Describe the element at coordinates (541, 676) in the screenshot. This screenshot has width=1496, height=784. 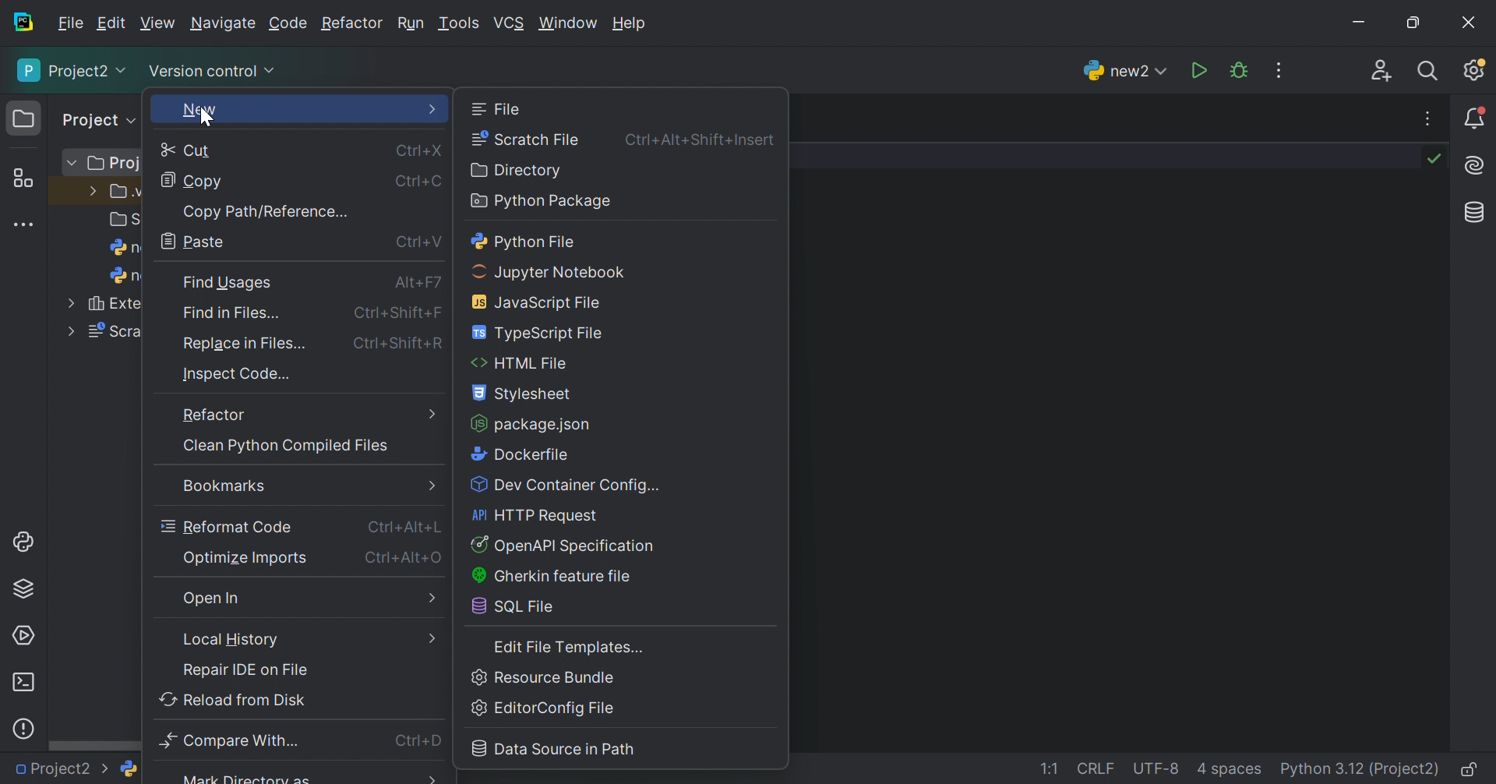
I see `Resource bundle` at that location.